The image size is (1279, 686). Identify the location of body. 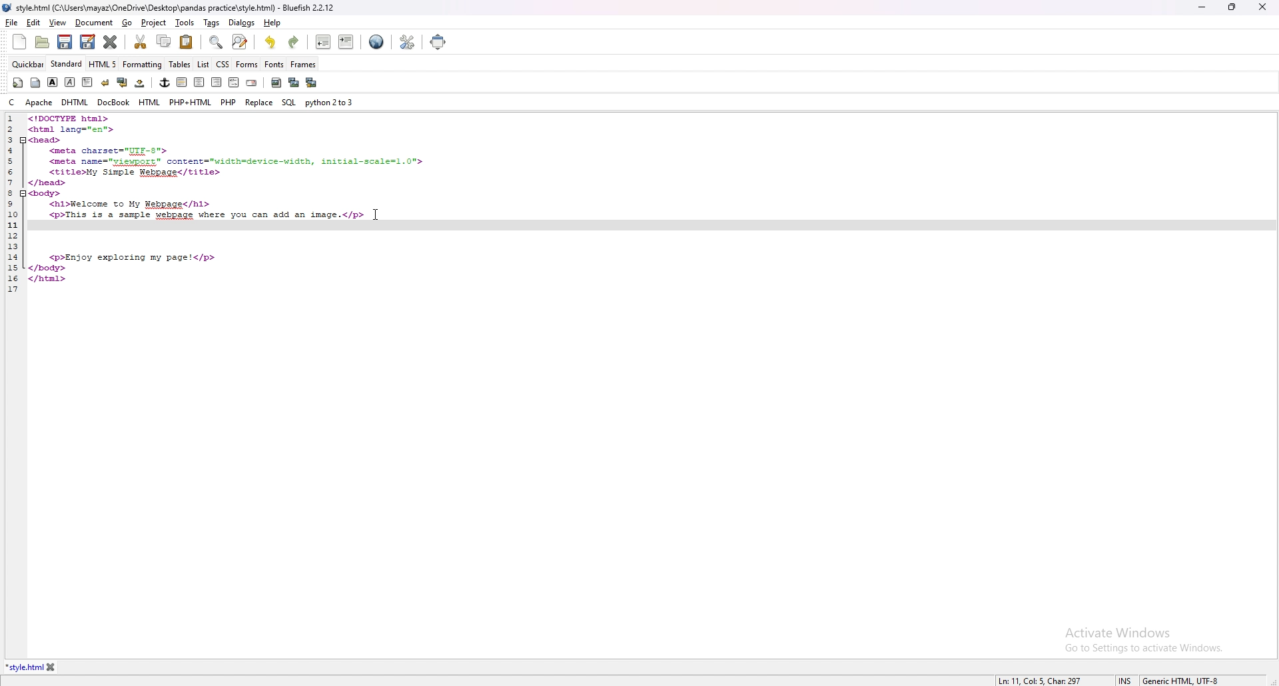
(35, 83).